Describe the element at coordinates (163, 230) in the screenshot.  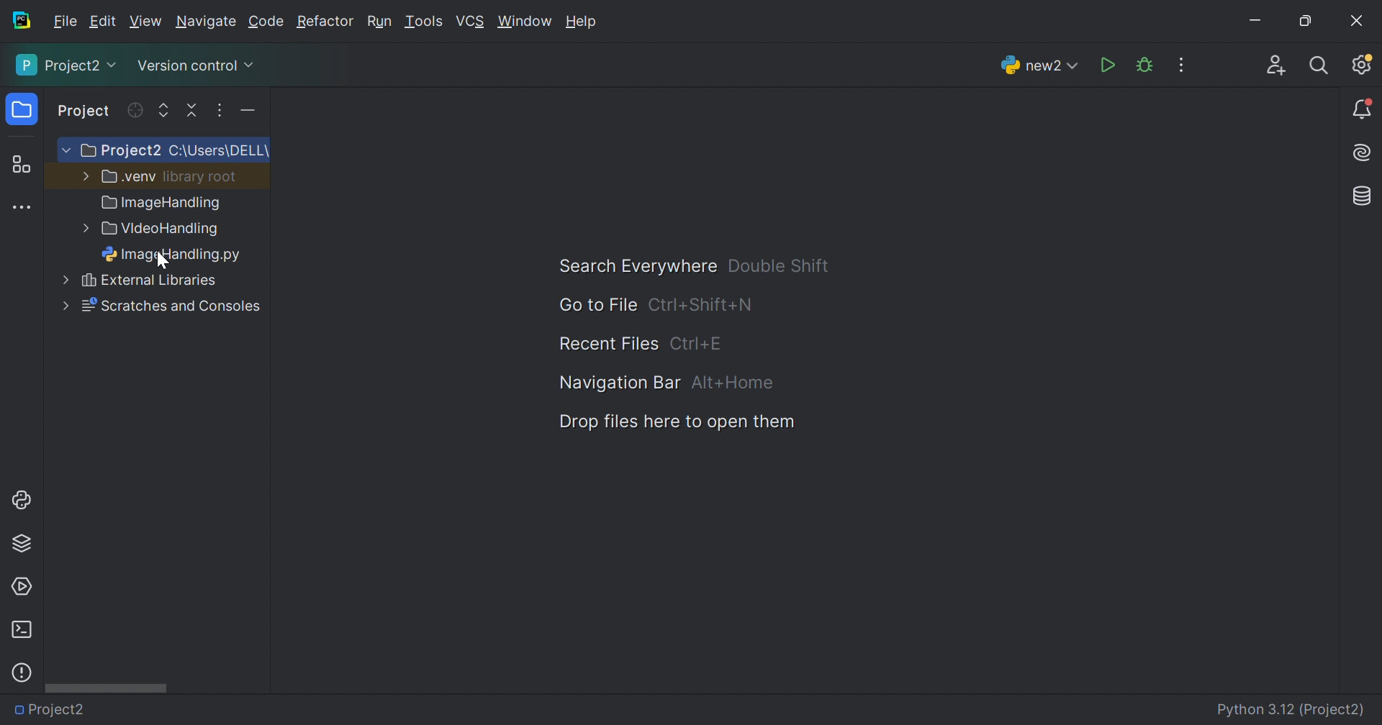
I see `VideoHandling` at that location.